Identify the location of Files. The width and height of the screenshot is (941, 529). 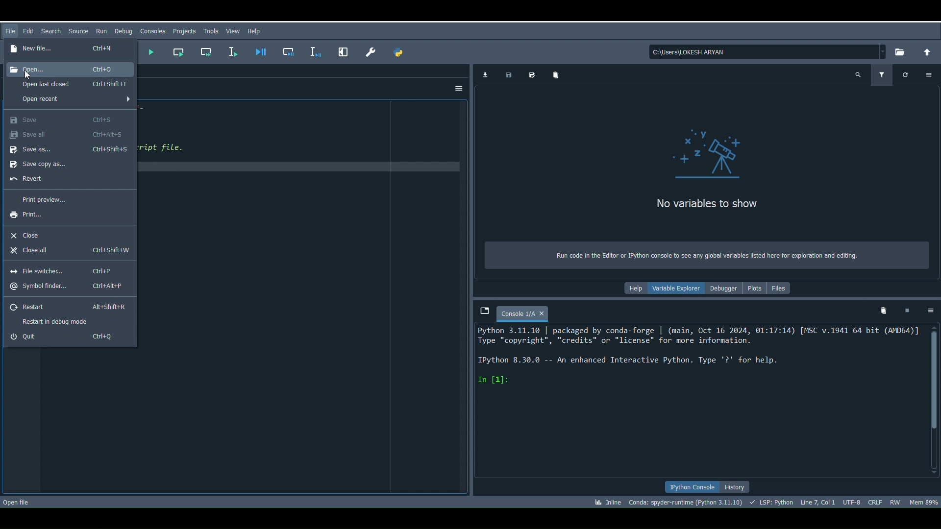
(780, 289).